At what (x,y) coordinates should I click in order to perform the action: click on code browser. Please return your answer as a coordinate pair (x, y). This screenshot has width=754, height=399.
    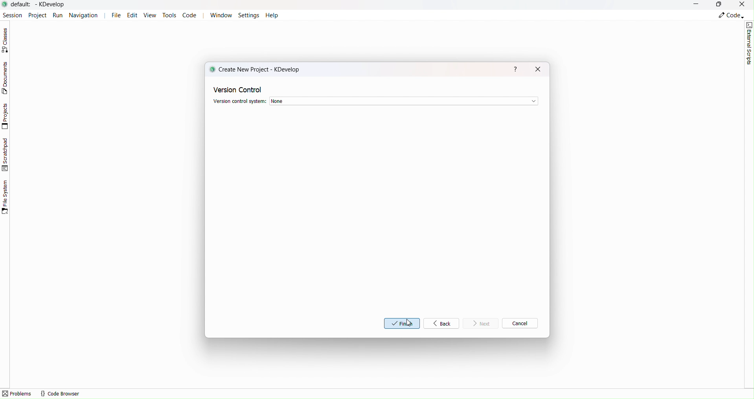
    Looking at the image, I should click on (60, 394).